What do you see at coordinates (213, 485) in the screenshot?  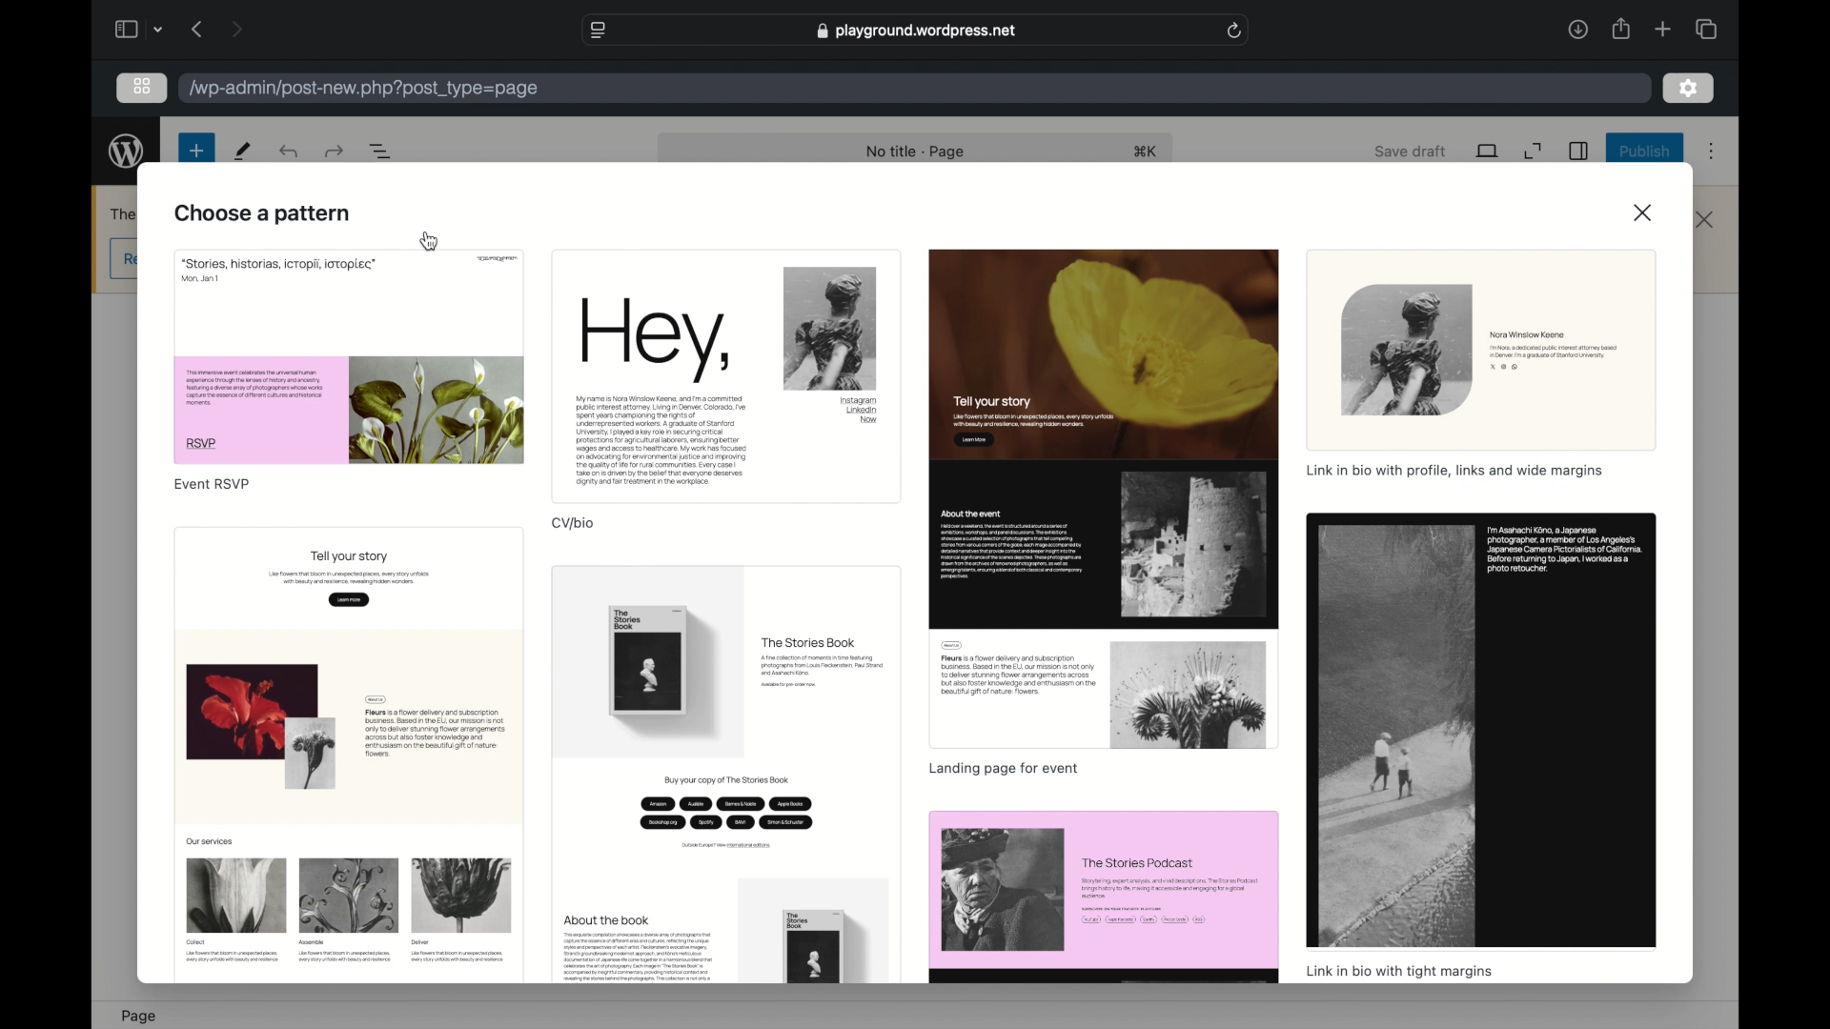 I see `event rsvp` at bounding box center [213, 485].